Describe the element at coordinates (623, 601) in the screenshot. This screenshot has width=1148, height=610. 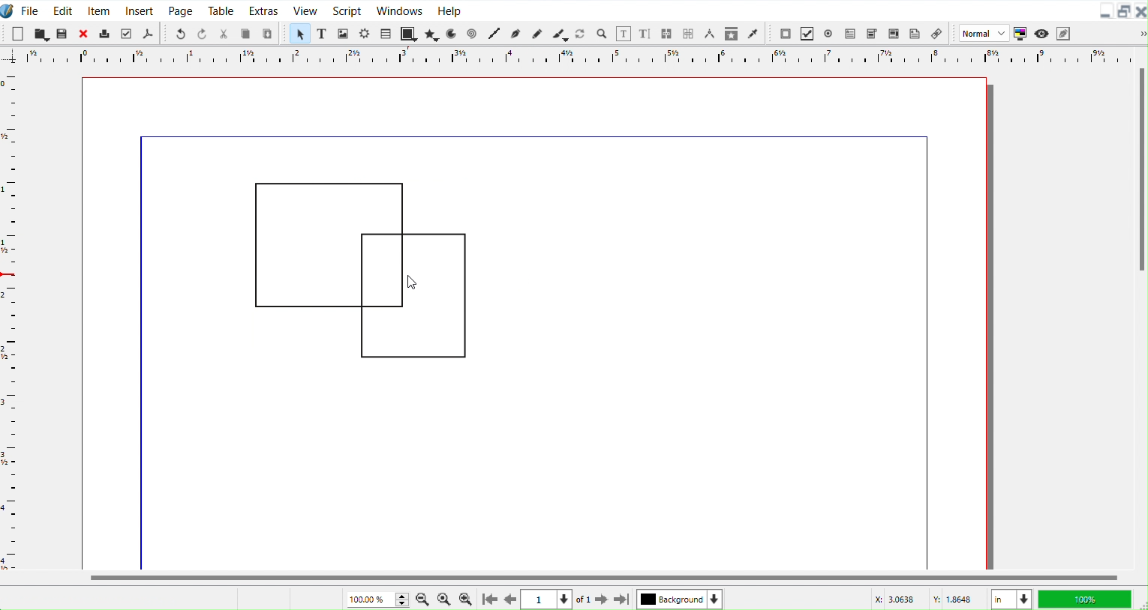
I see `Go to last Page` at that location.